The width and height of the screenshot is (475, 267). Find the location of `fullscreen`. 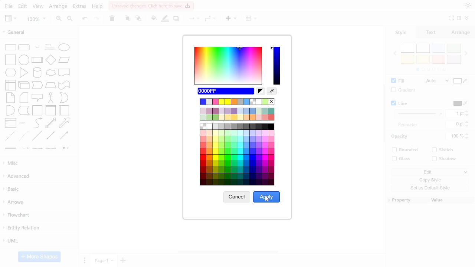

fullscreen is located at coordinates (451, 19).